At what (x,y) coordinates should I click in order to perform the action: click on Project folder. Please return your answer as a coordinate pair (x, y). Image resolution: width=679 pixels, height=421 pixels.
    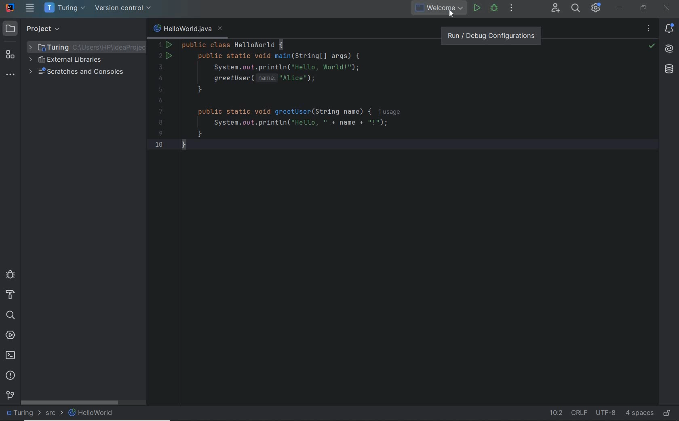
    Looking at the image, I should click on (79, 47).